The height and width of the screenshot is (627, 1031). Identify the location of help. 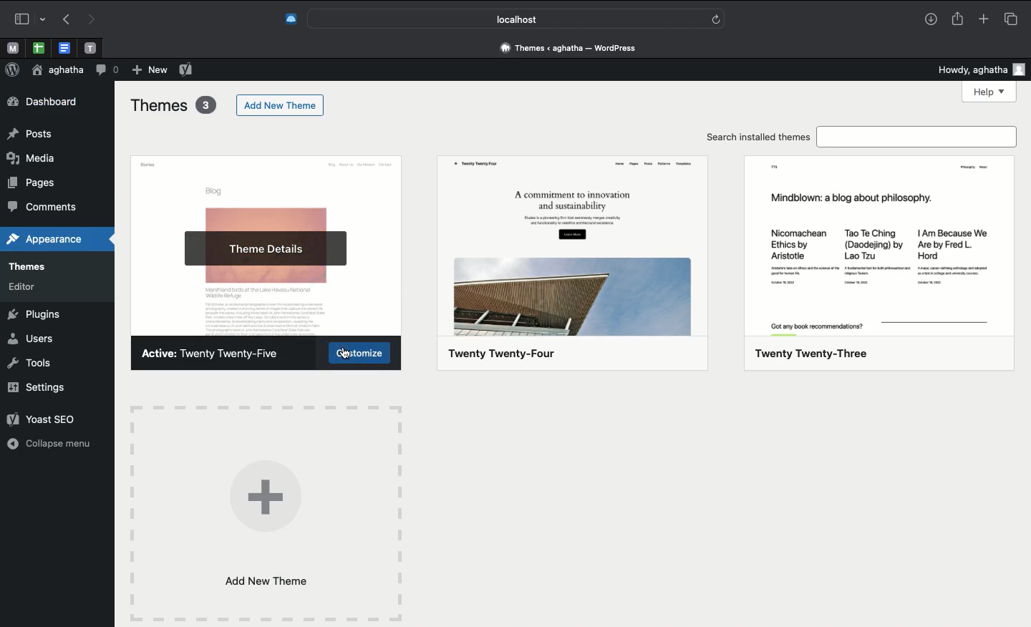
(989, 94).